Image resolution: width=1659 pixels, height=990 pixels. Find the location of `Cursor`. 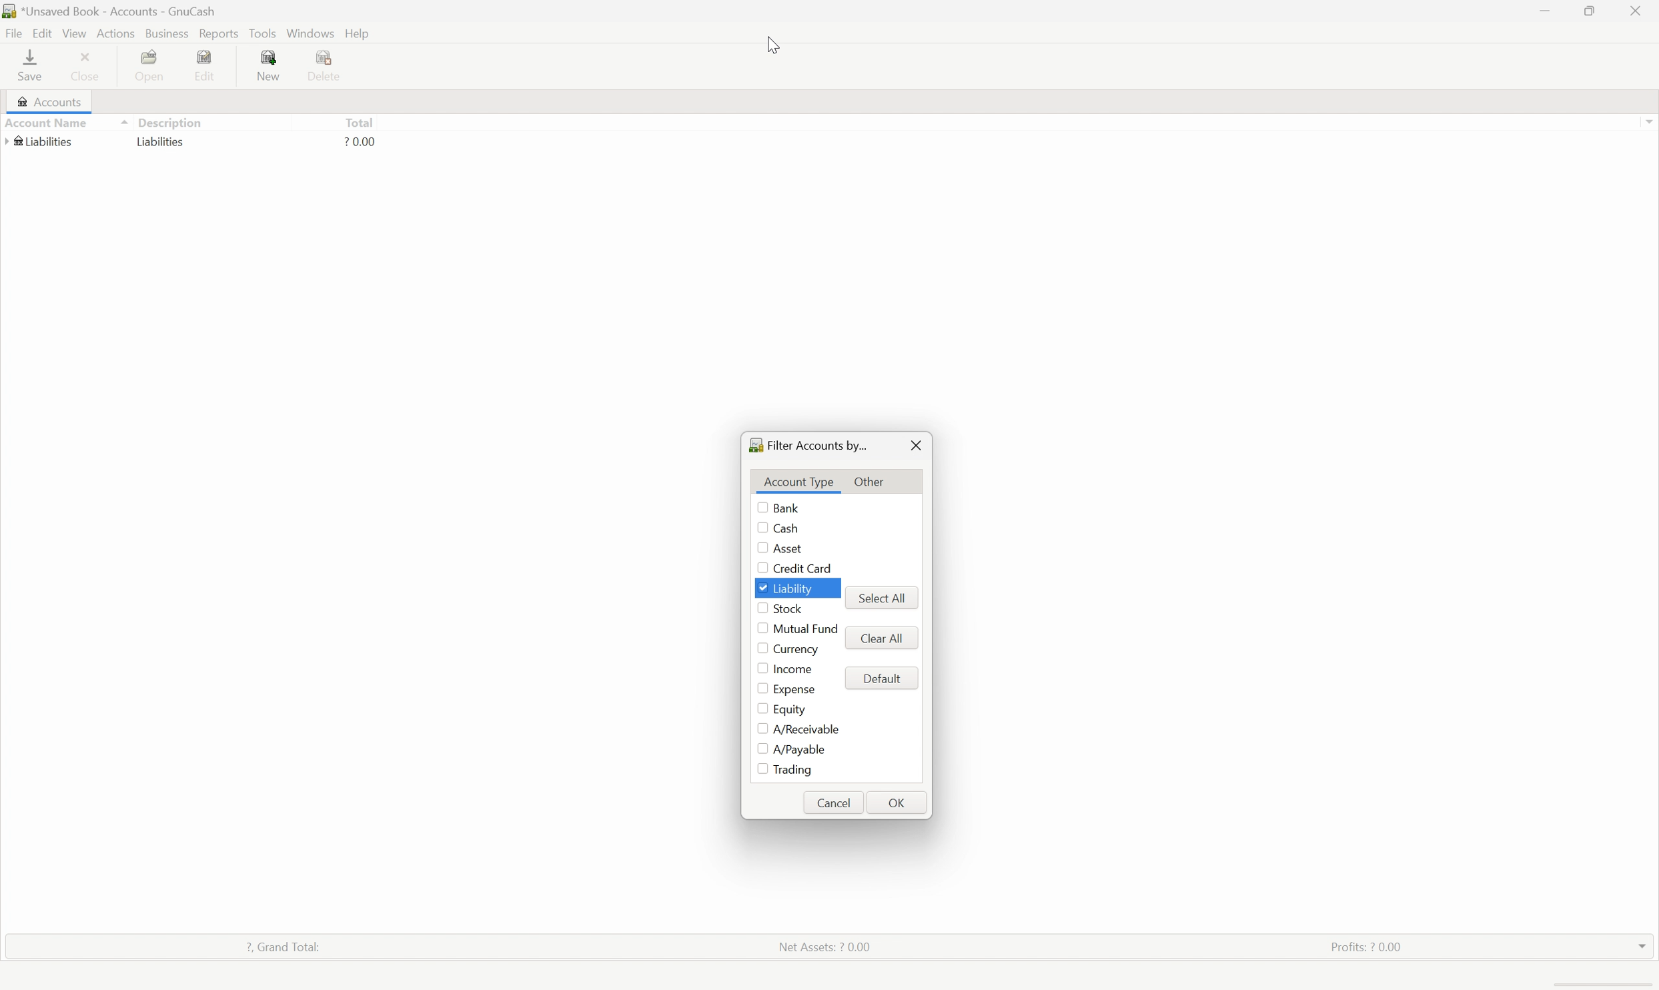

Cursor is located at coordinates (770, 43).